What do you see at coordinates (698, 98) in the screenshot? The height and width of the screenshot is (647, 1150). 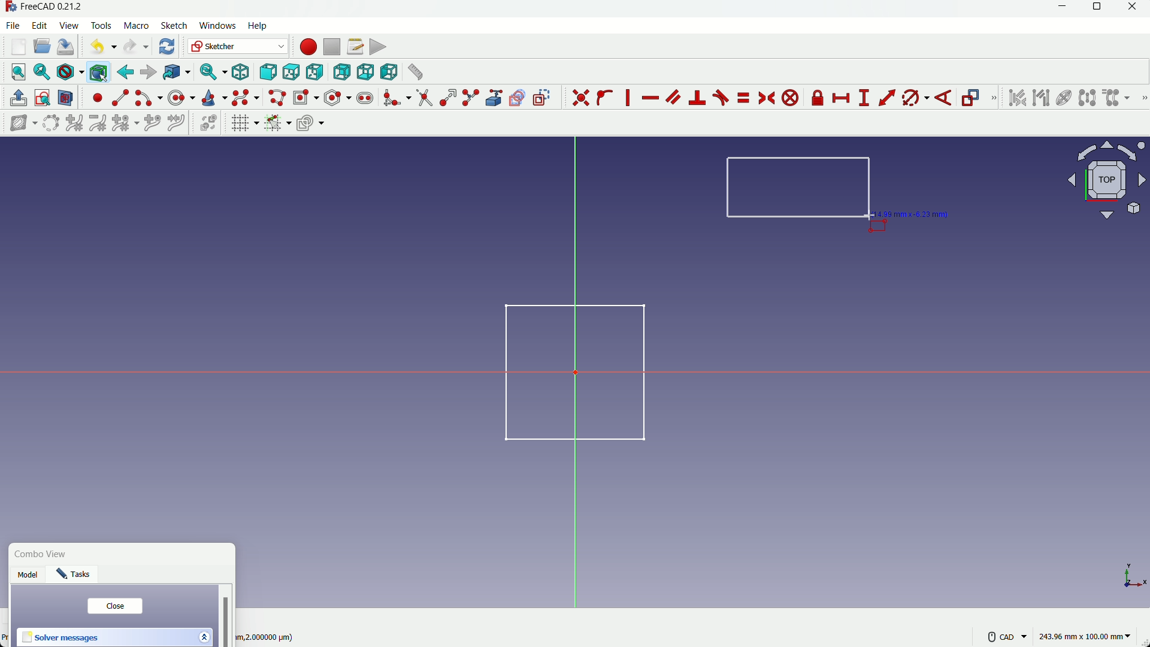 I see `constraint perpendicular` at bounding box center [698, 98].